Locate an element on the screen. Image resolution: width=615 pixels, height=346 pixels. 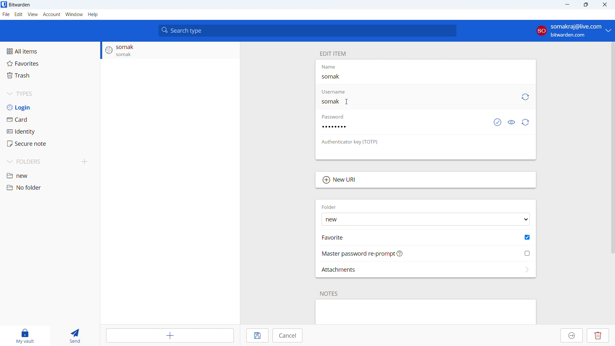
trash is located at coordinates (50, 75).